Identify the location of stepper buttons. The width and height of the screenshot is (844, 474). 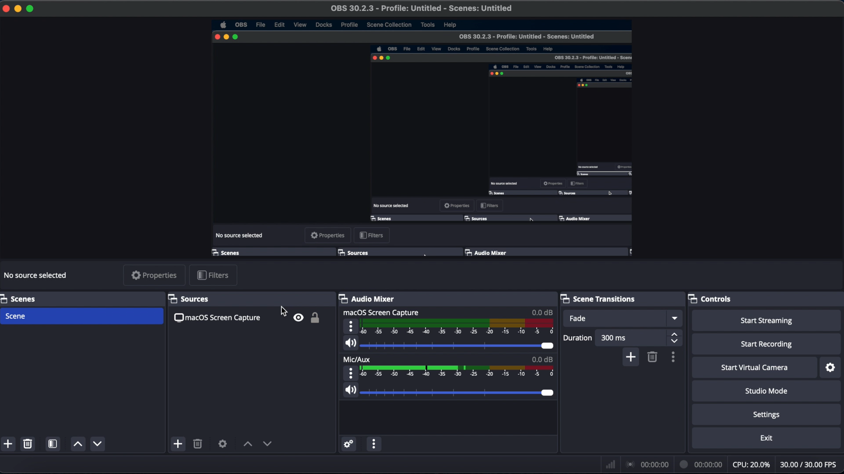
(674, 338).